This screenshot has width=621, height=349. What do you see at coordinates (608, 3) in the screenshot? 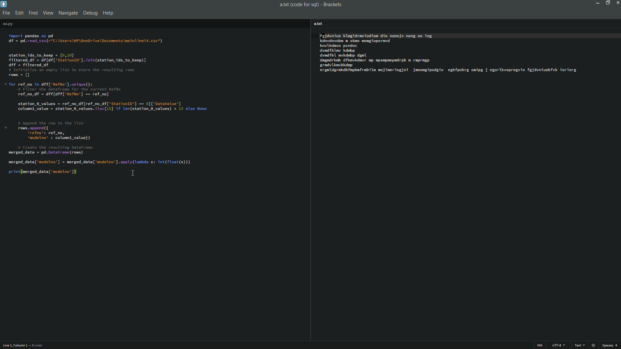
I see `maximize` at bounding box center [608, 3].